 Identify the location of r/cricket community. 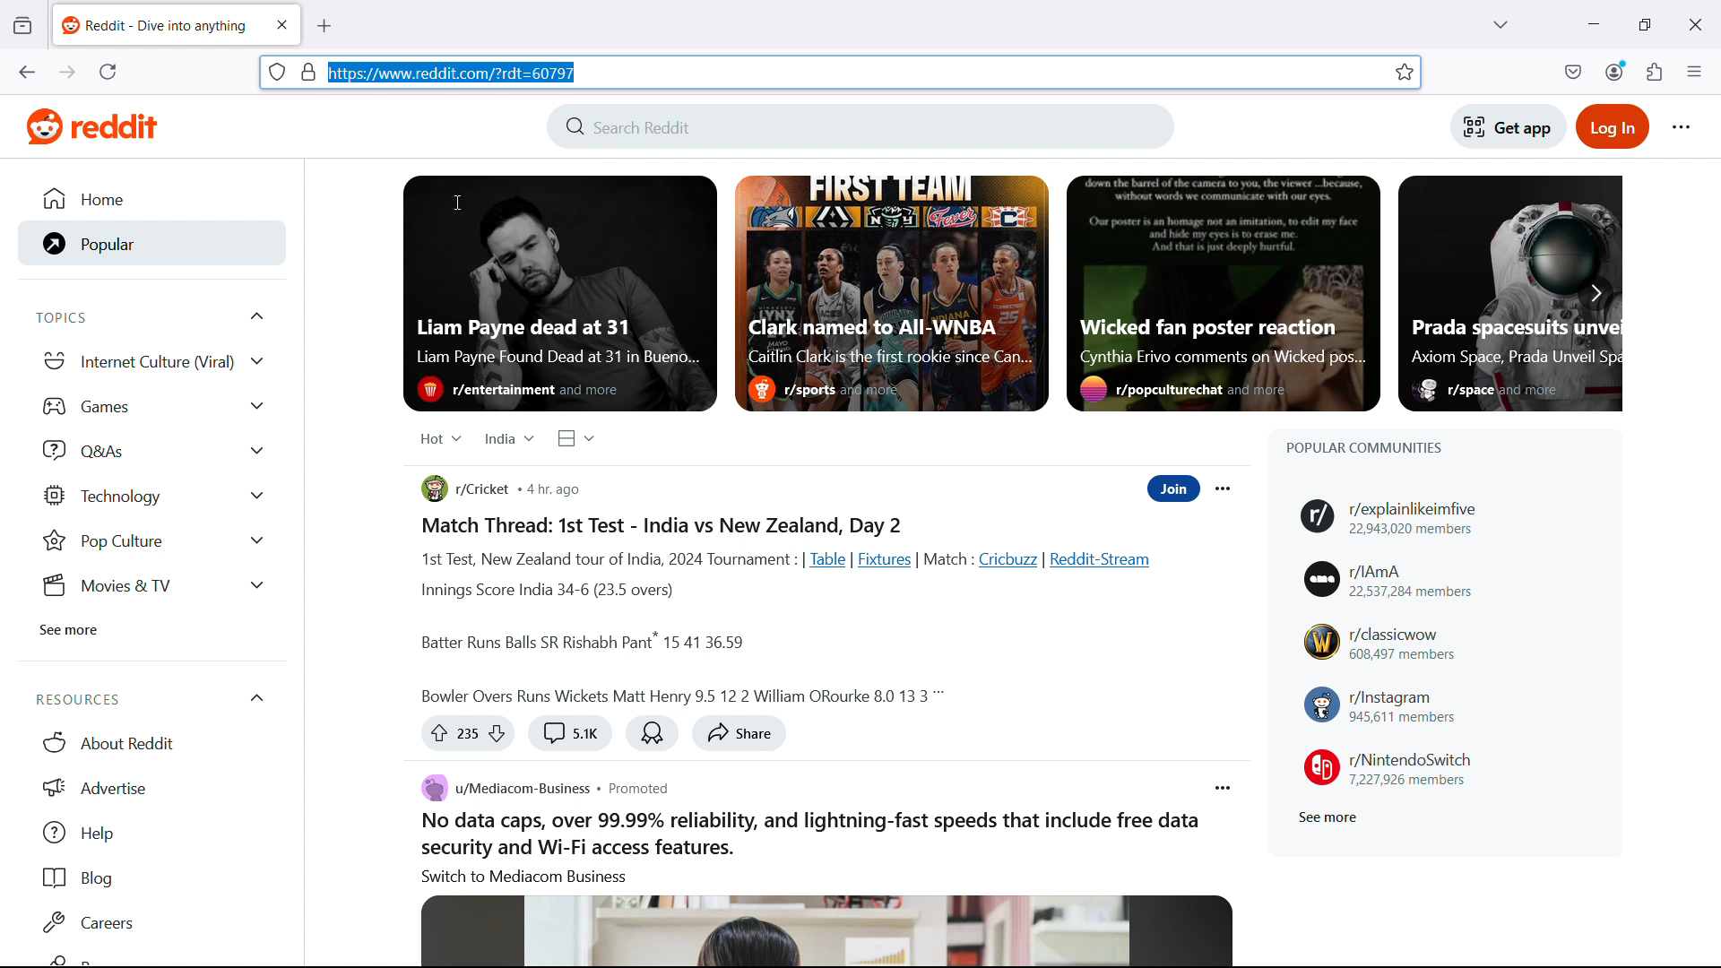
(465, 489).